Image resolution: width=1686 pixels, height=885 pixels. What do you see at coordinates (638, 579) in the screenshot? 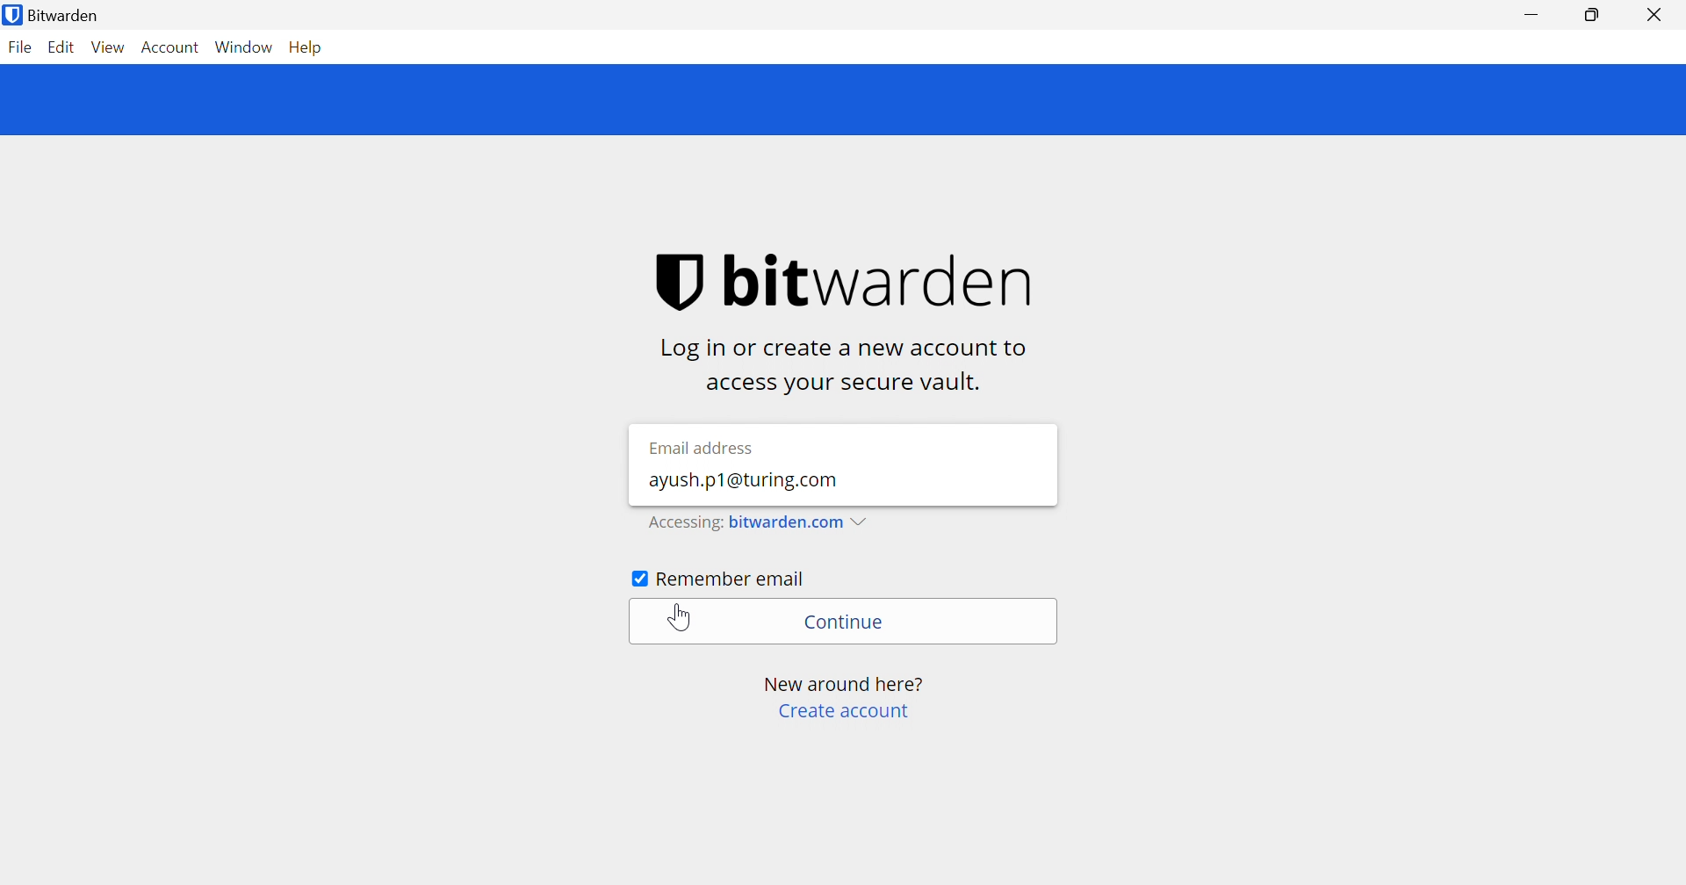
I see `Checkbox` at bounding box center [638, 579].